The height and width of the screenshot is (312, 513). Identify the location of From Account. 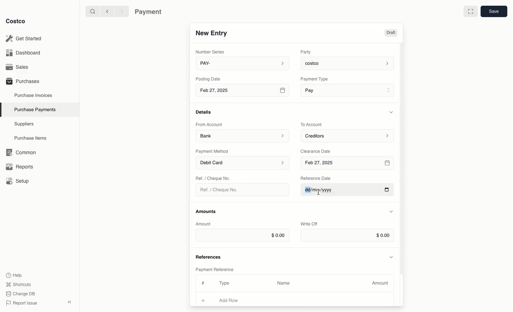
(209, 124).